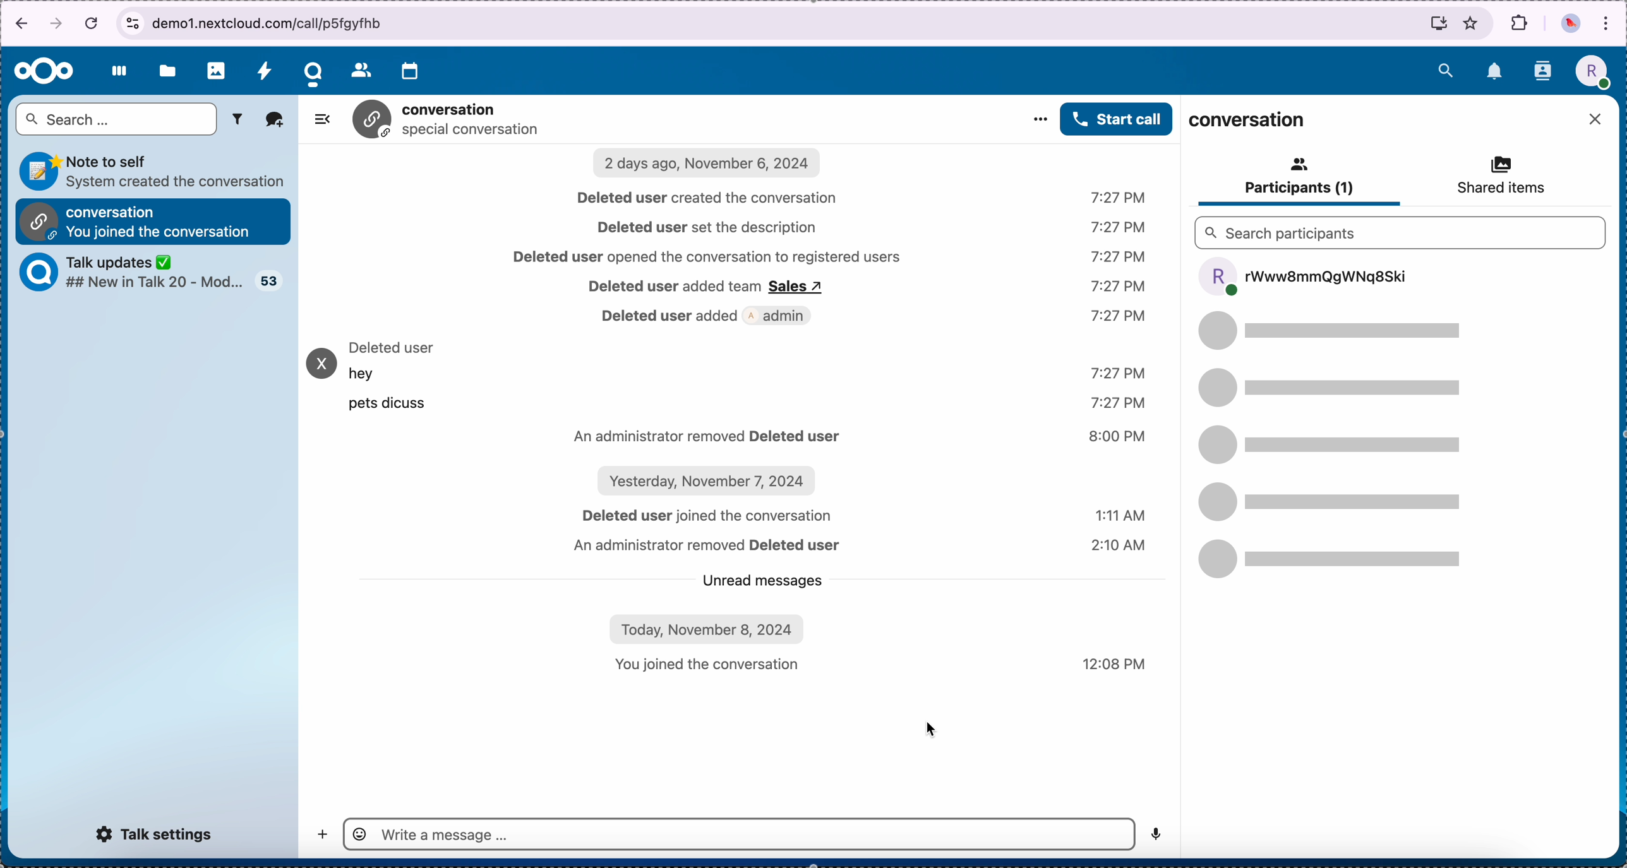  I want to click on talk updates, so click(130, 271).